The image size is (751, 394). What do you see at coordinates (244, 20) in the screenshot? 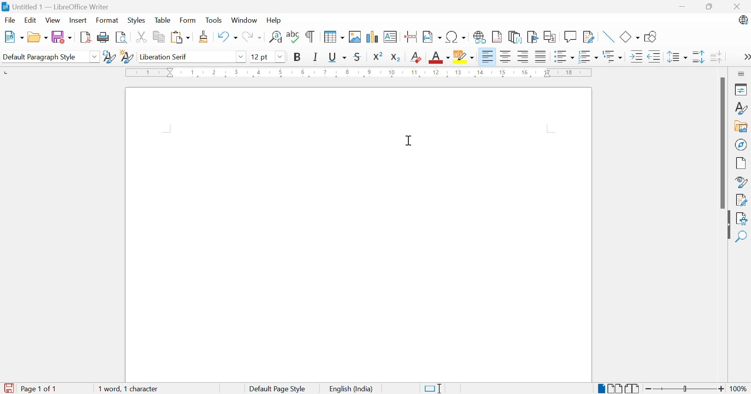
I see `Window` at bounding box center [244, 20].